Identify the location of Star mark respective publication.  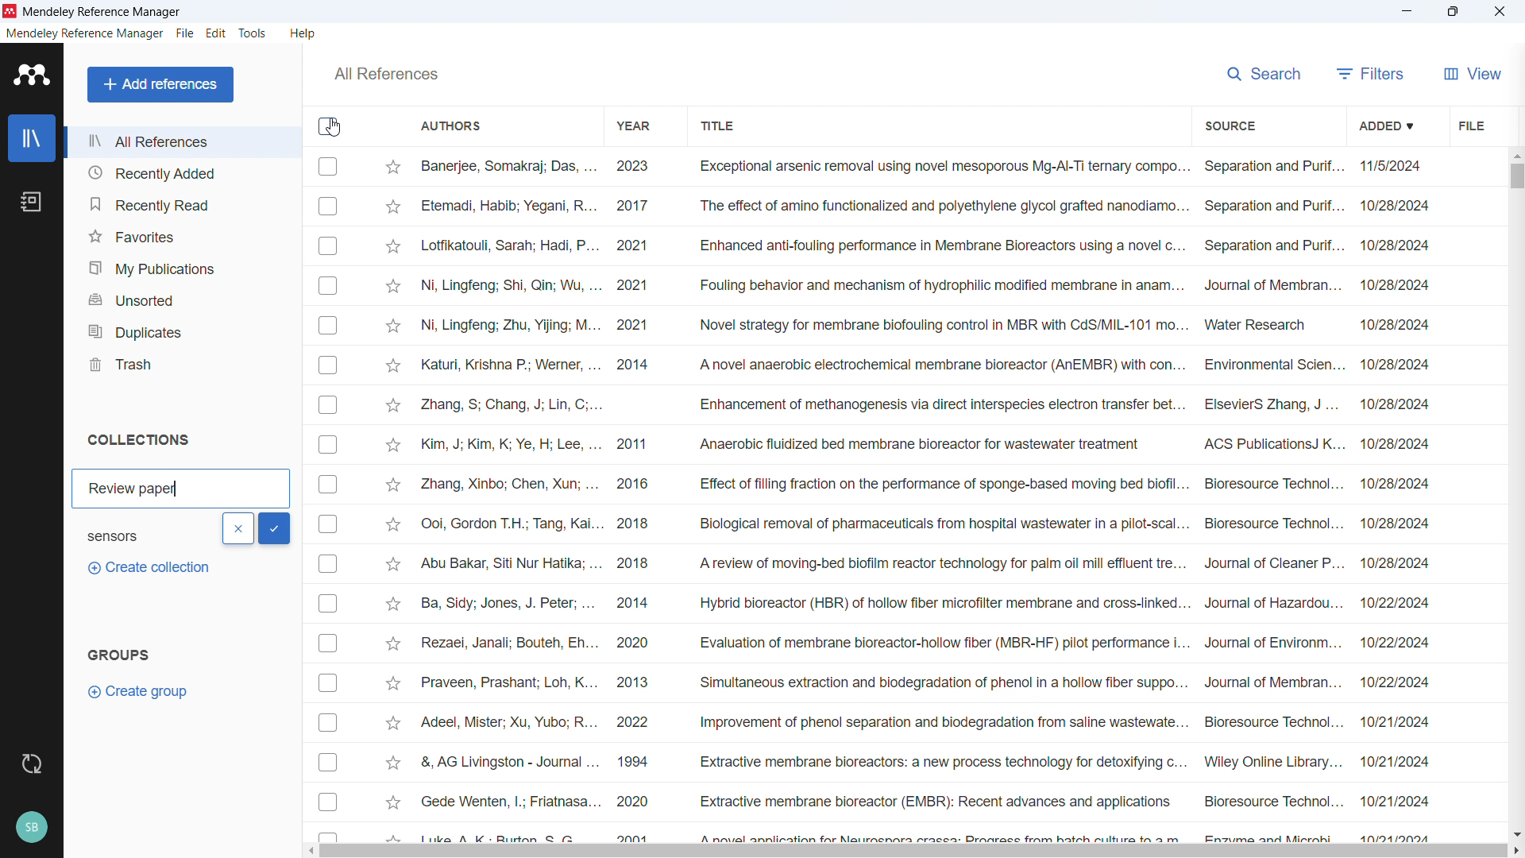
(392, 564).